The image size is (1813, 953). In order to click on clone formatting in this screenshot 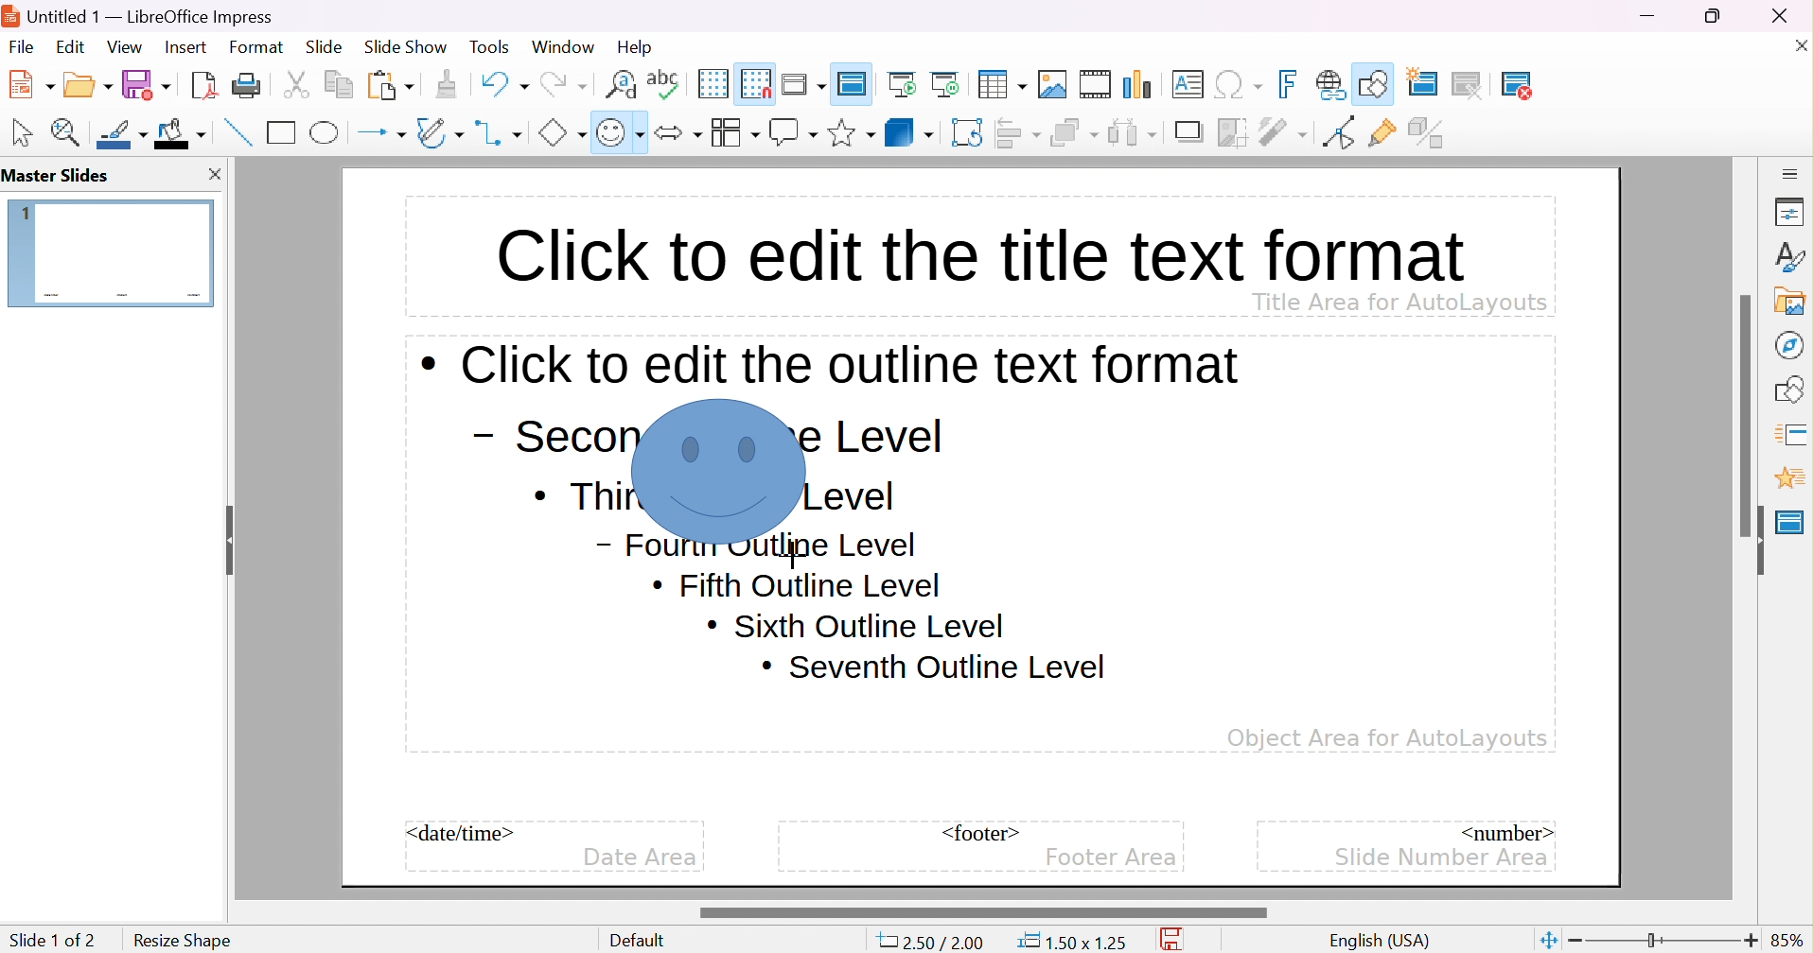, I will do `click(447, 84)`.